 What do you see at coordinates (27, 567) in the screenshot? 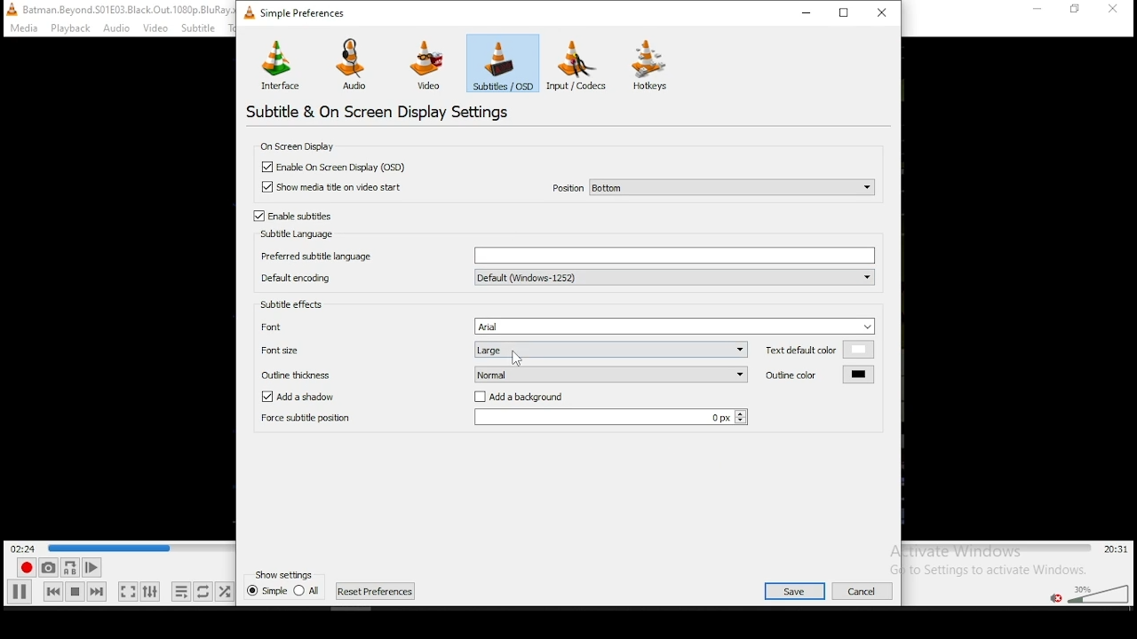
I see `record` at bounding box center [27, 567].